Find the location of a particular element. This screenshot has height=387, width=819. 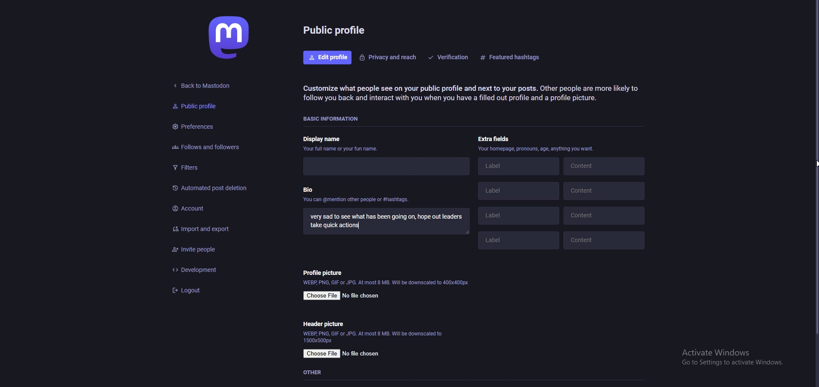

no file chosen is located at coordinates (363, 354).